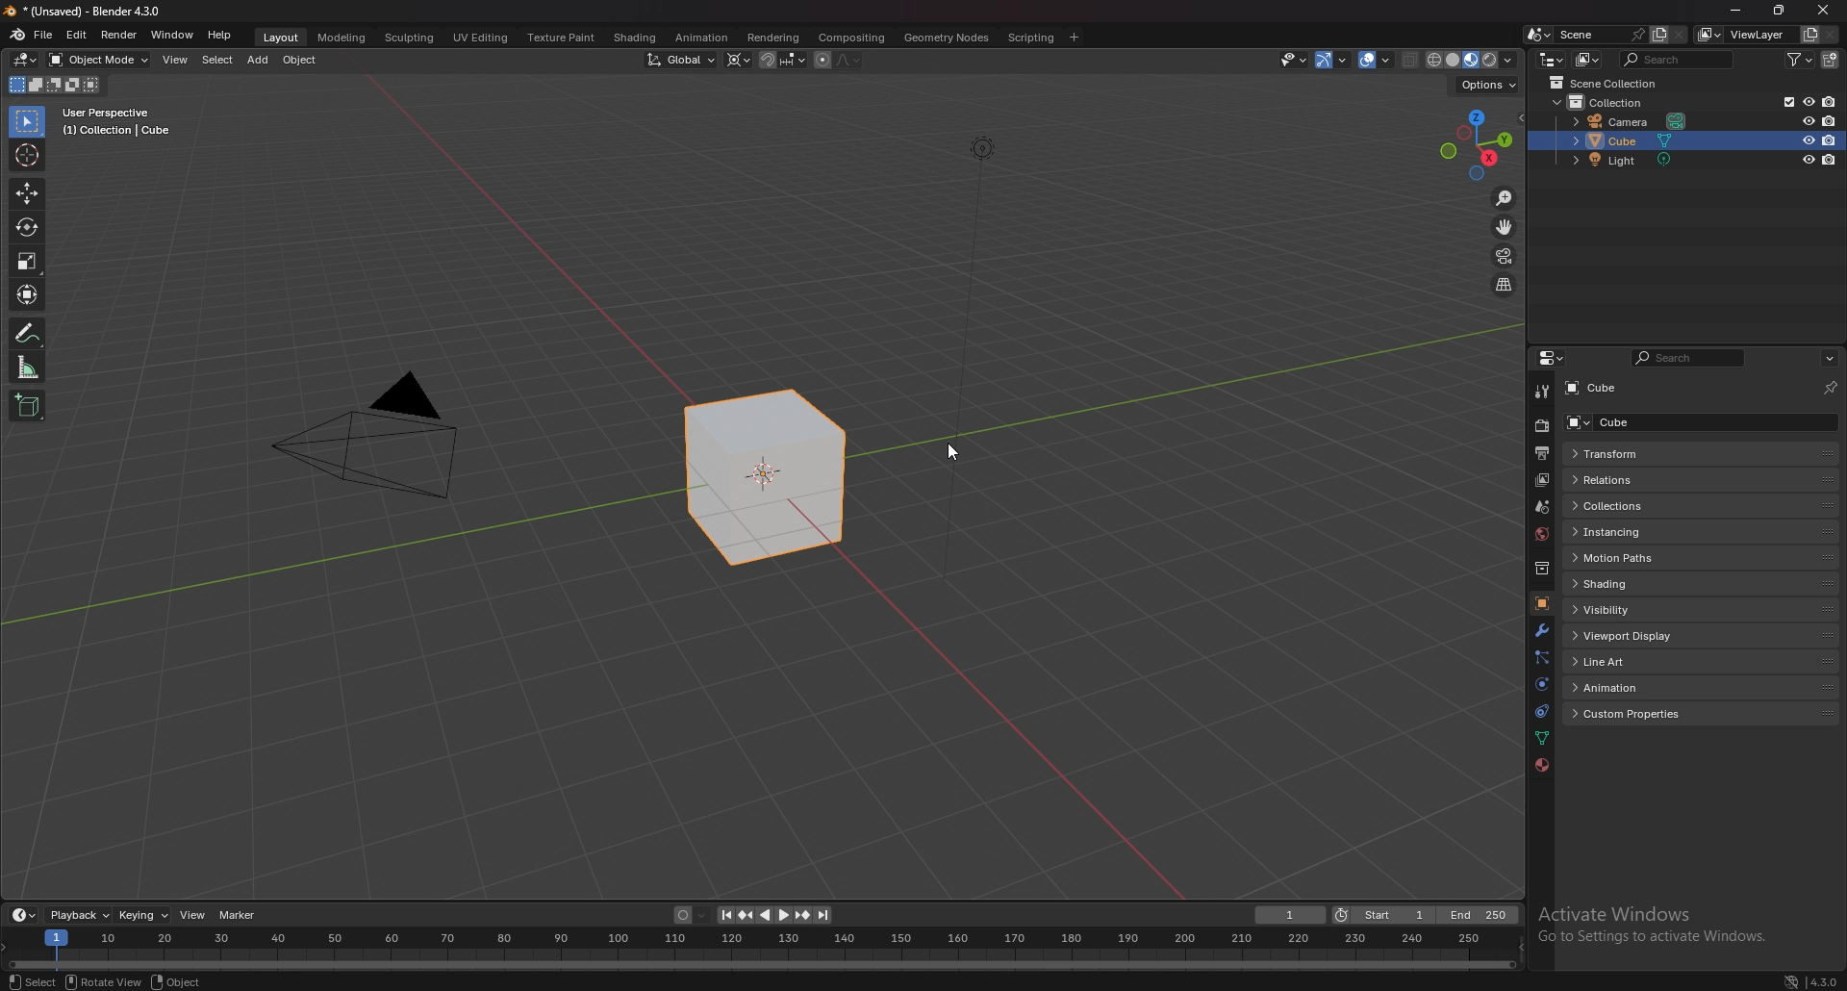 The image size is (1847, 991). Describe the element at coordinates (773, 914) in the screenshot. I see `play animation` at that location.